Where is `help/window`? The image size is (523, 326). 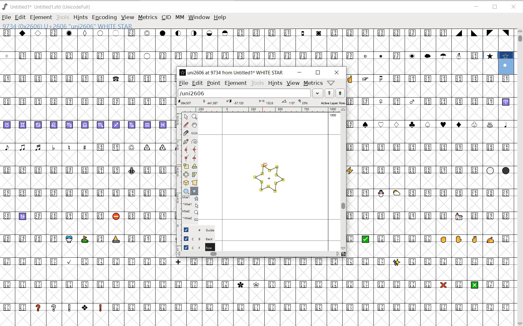 help/window is located at coordinates (331, 83).